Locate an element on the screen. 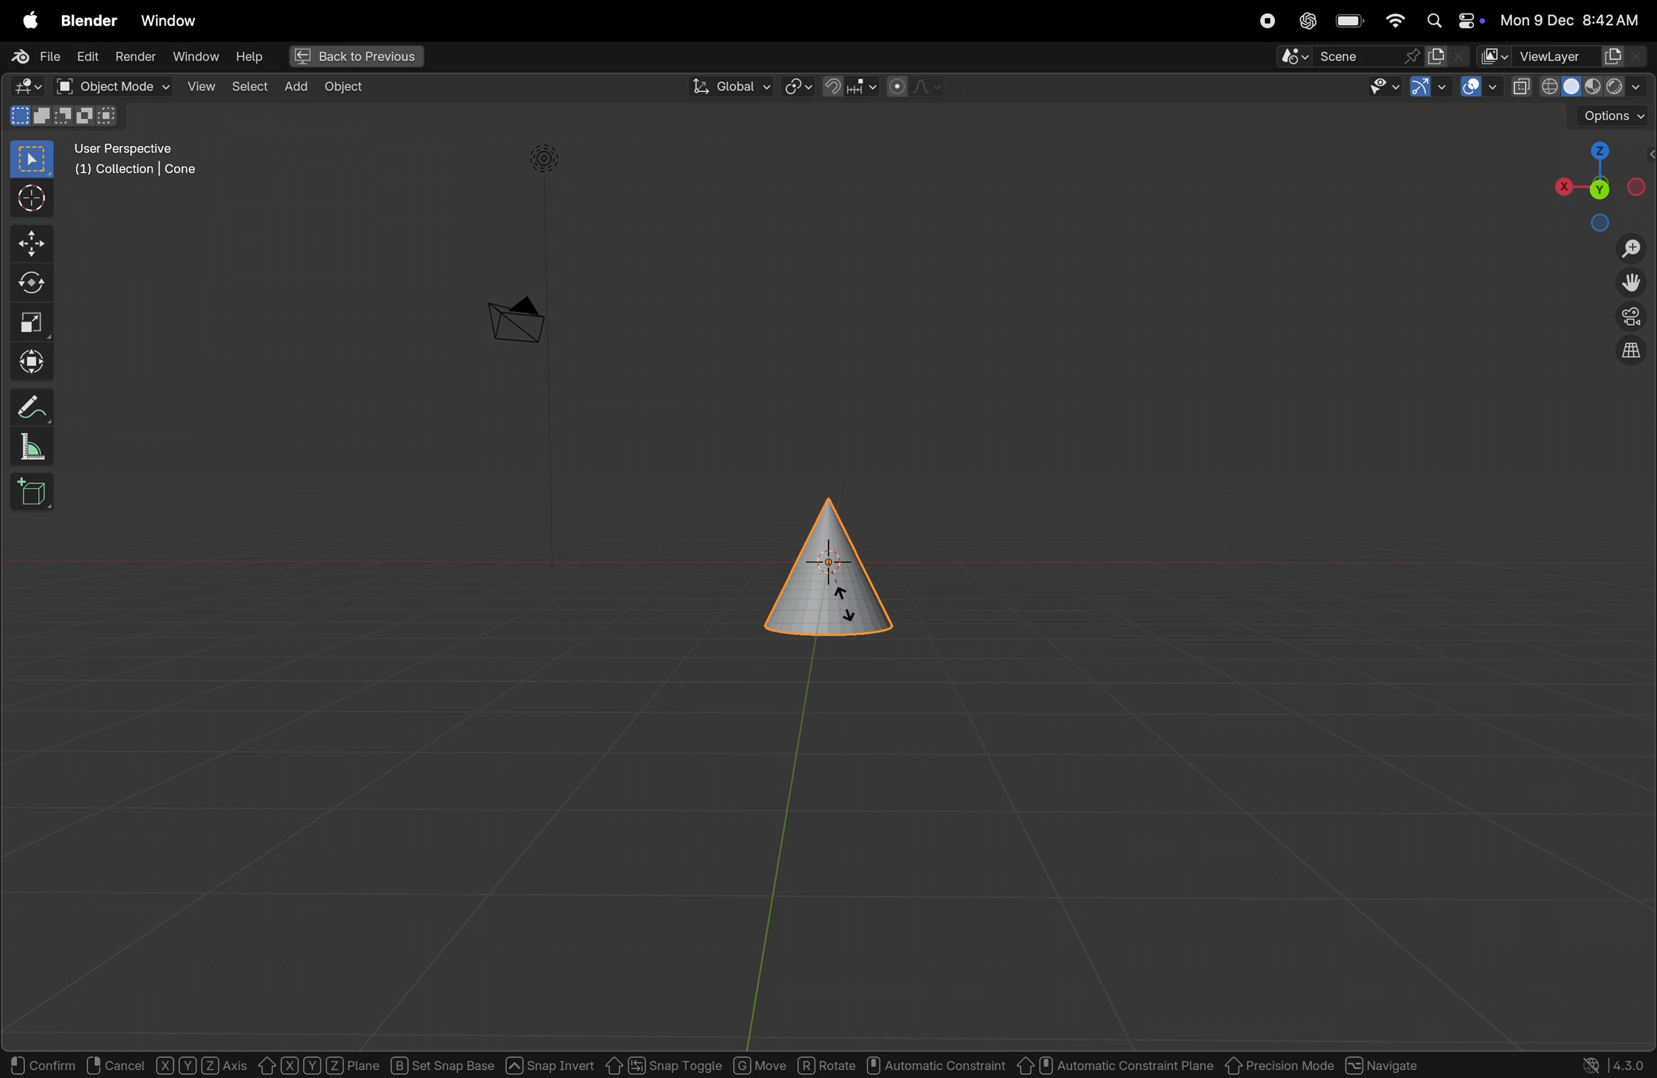 This screenshot has width=1657, height=1078. show overlays is located at coordinates (1480, 86).